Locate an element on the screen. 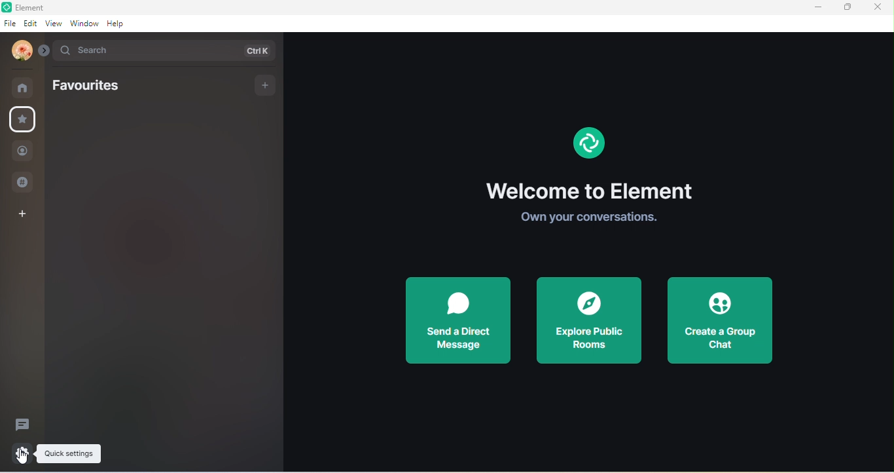 The image size is (894, 473). file is located at coordinates (10, 25).